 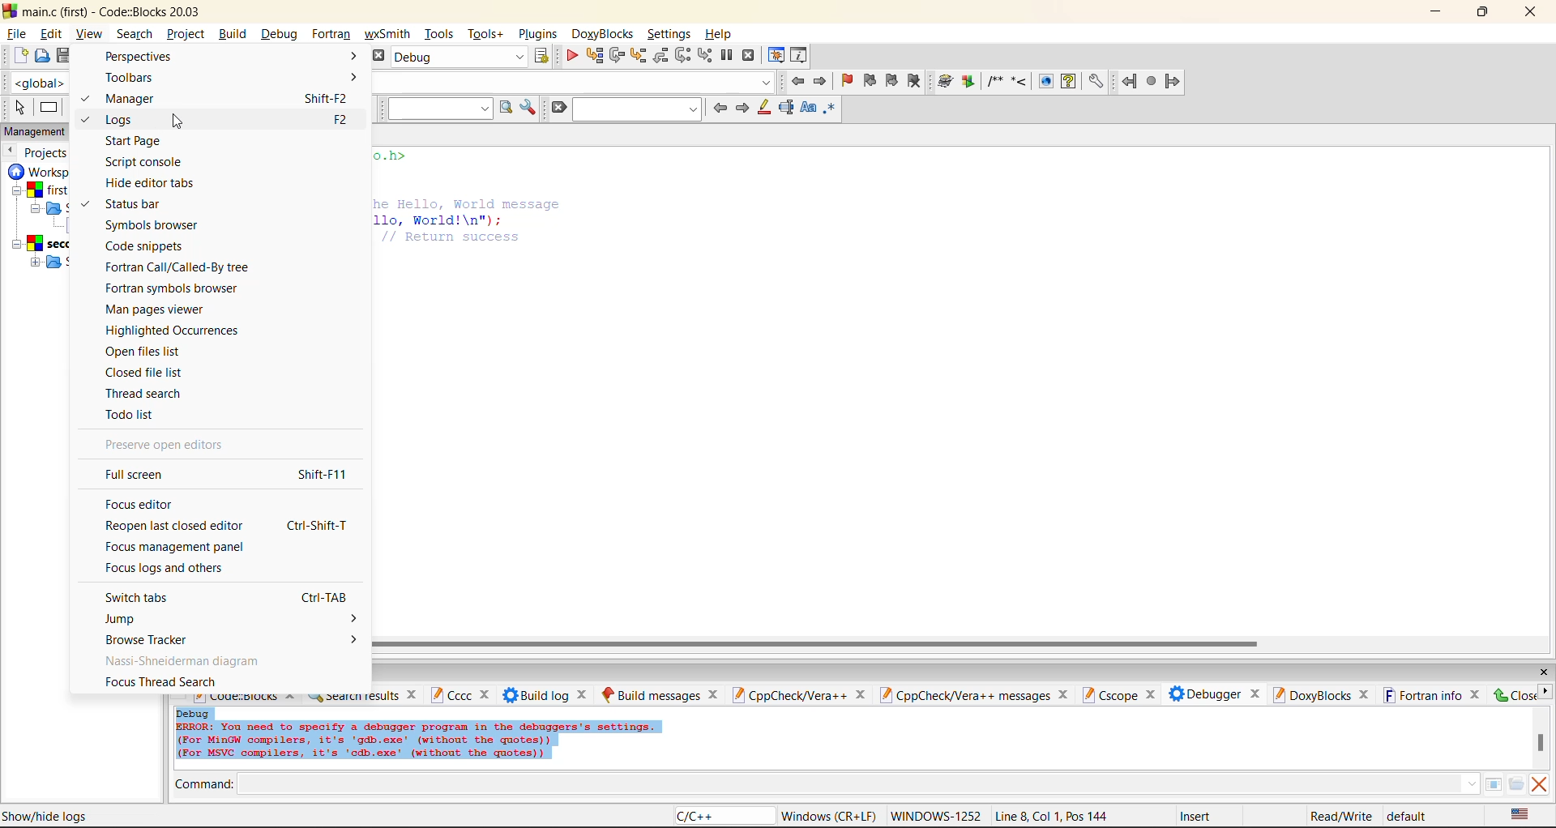 What do you see at coordinates (231, 79) in the screenshot?
I see `toolbars` at bounding box center [231, 79].